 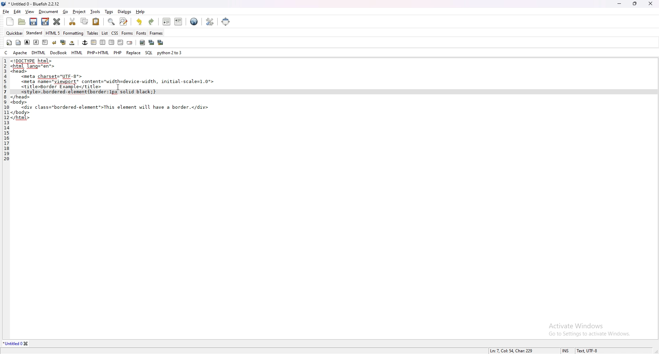 I want to click on 1 2 3 4 5 6 7 8 9 10 11 12 13 14 15 16 17 18 19 20, so click(x=5, y=111).